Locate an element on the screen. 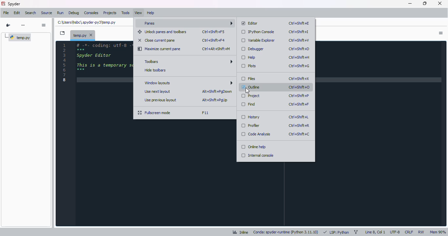 The image size is (448, 236). editor is located at coordinates (104, 133).